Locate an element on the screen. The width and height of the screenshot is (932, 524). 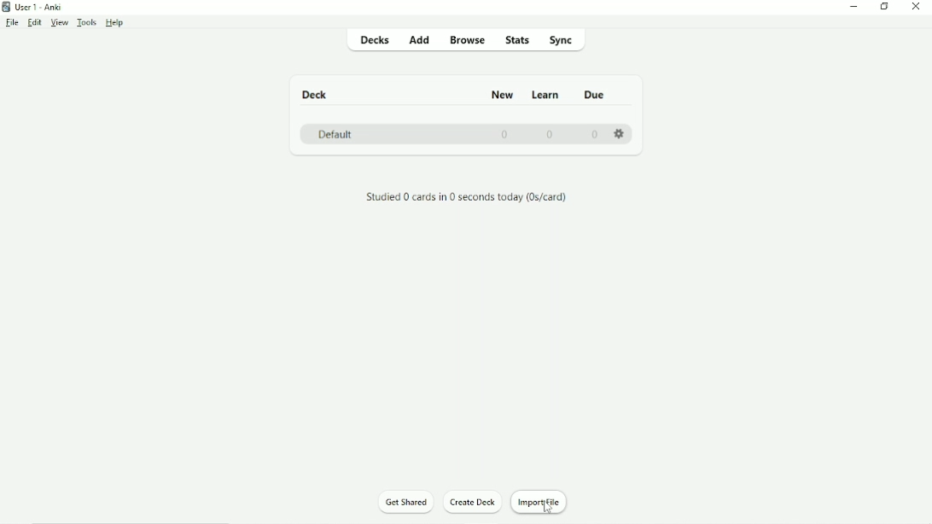
0 is located at coordinates (504, 135).